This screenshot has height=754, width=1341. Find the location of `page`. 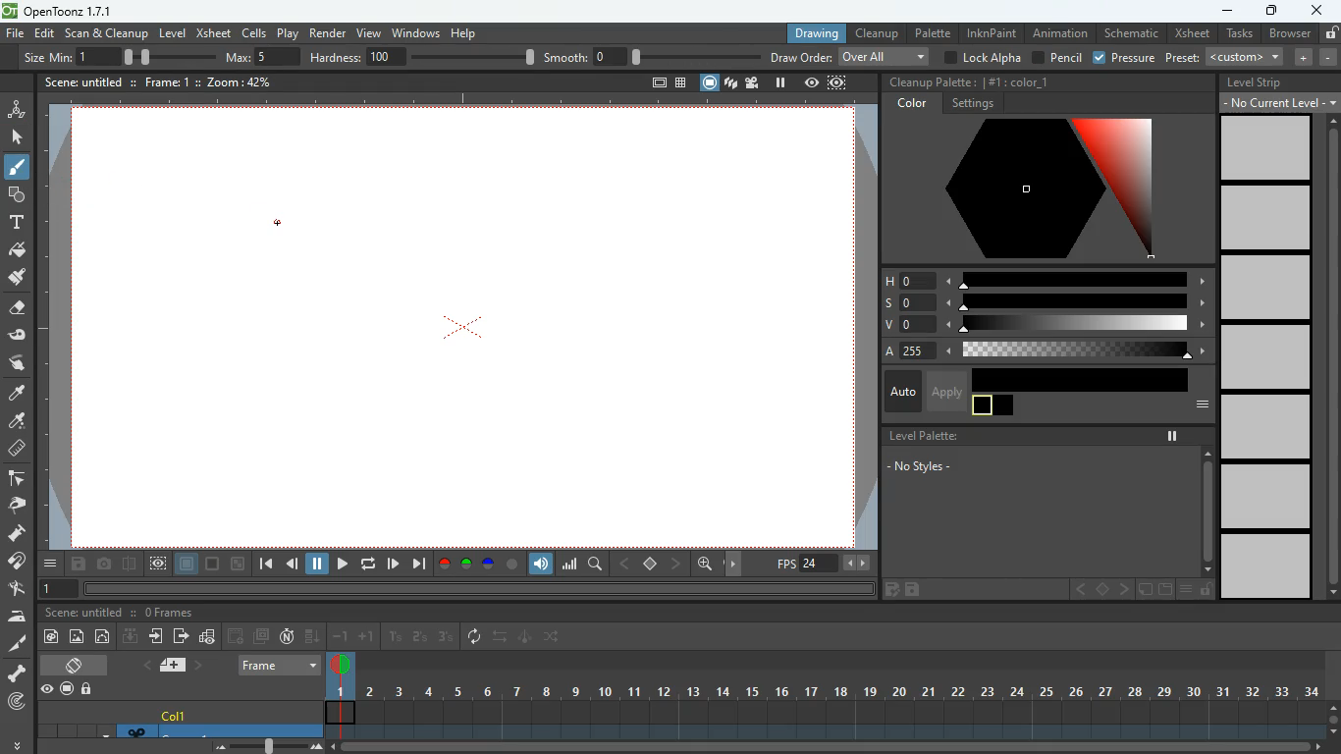

page is located at coordinates (188, 565).